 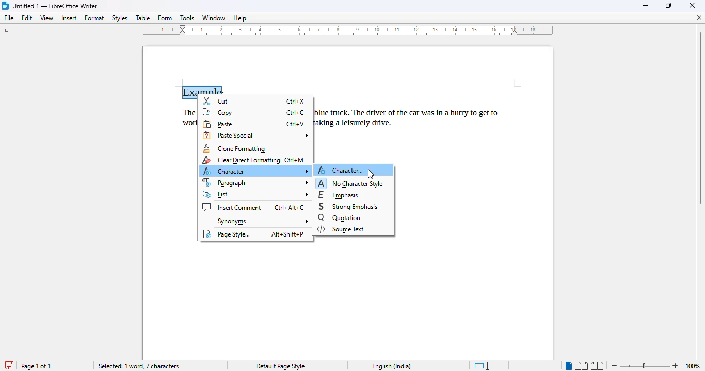 What do you see at coordinates (295, 102) in the screenshot?
I see `Ctrl+X` at bounding box center [295, 102].